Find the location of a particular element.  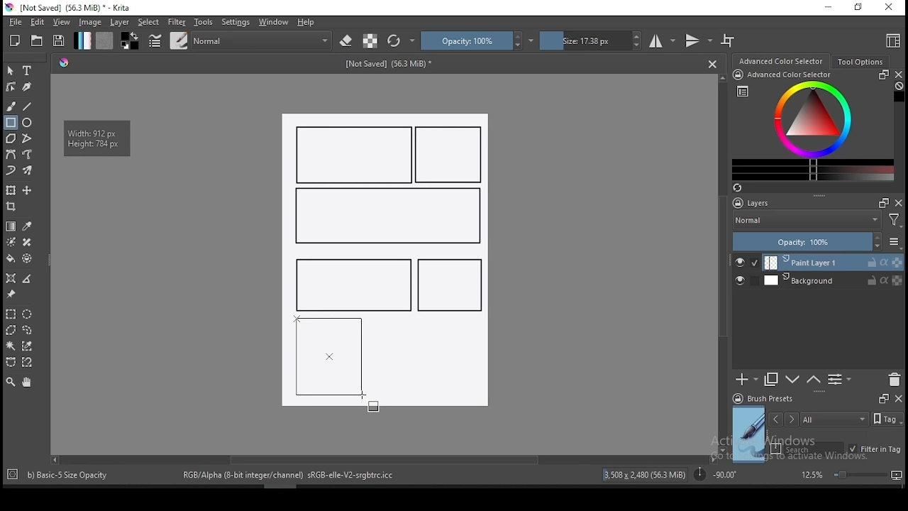

layers is located at coordinates (755, 204).